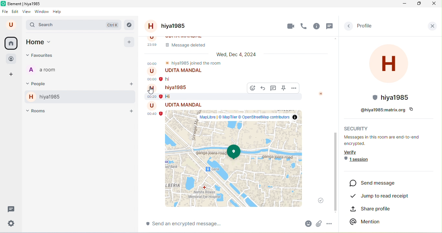  Describe the element at coordinates (43, 97) in the screenshot. I see `hiya 1985` at that location.